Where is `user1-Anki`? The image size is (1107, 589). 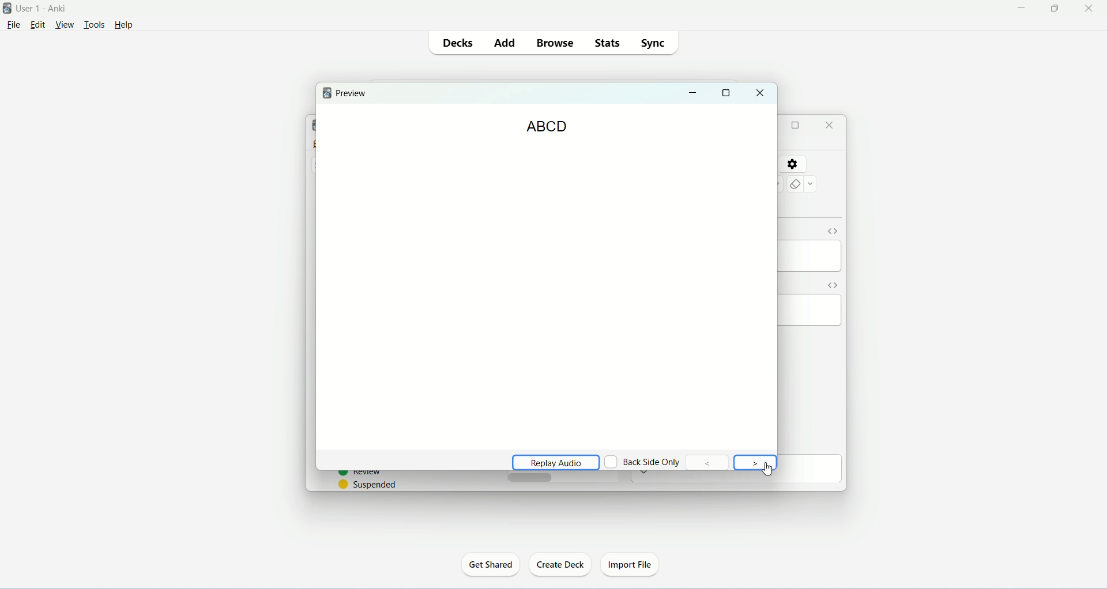
user1-Anki is located at coordinates (44, 9).